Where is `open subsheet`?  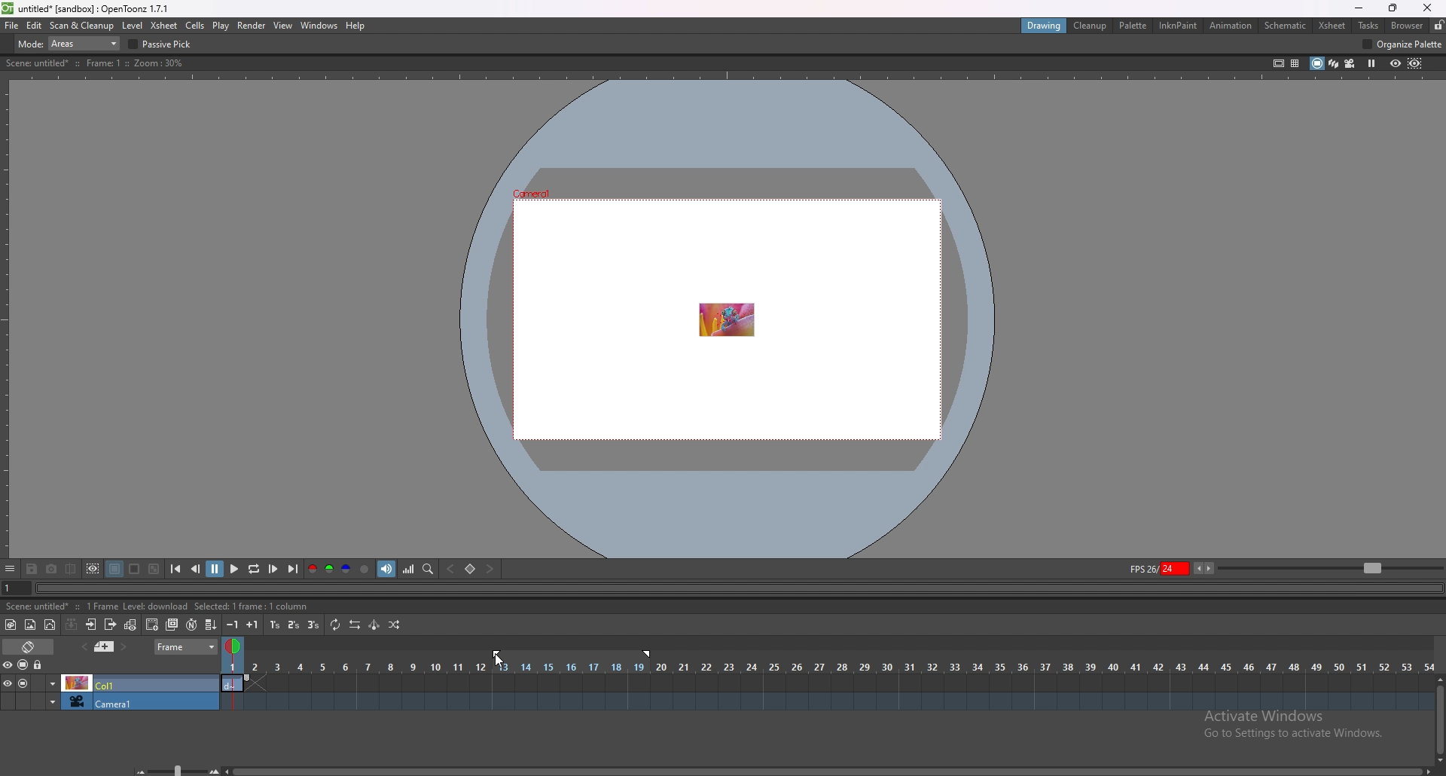 open subsheet is located at coordinates (91, 625).